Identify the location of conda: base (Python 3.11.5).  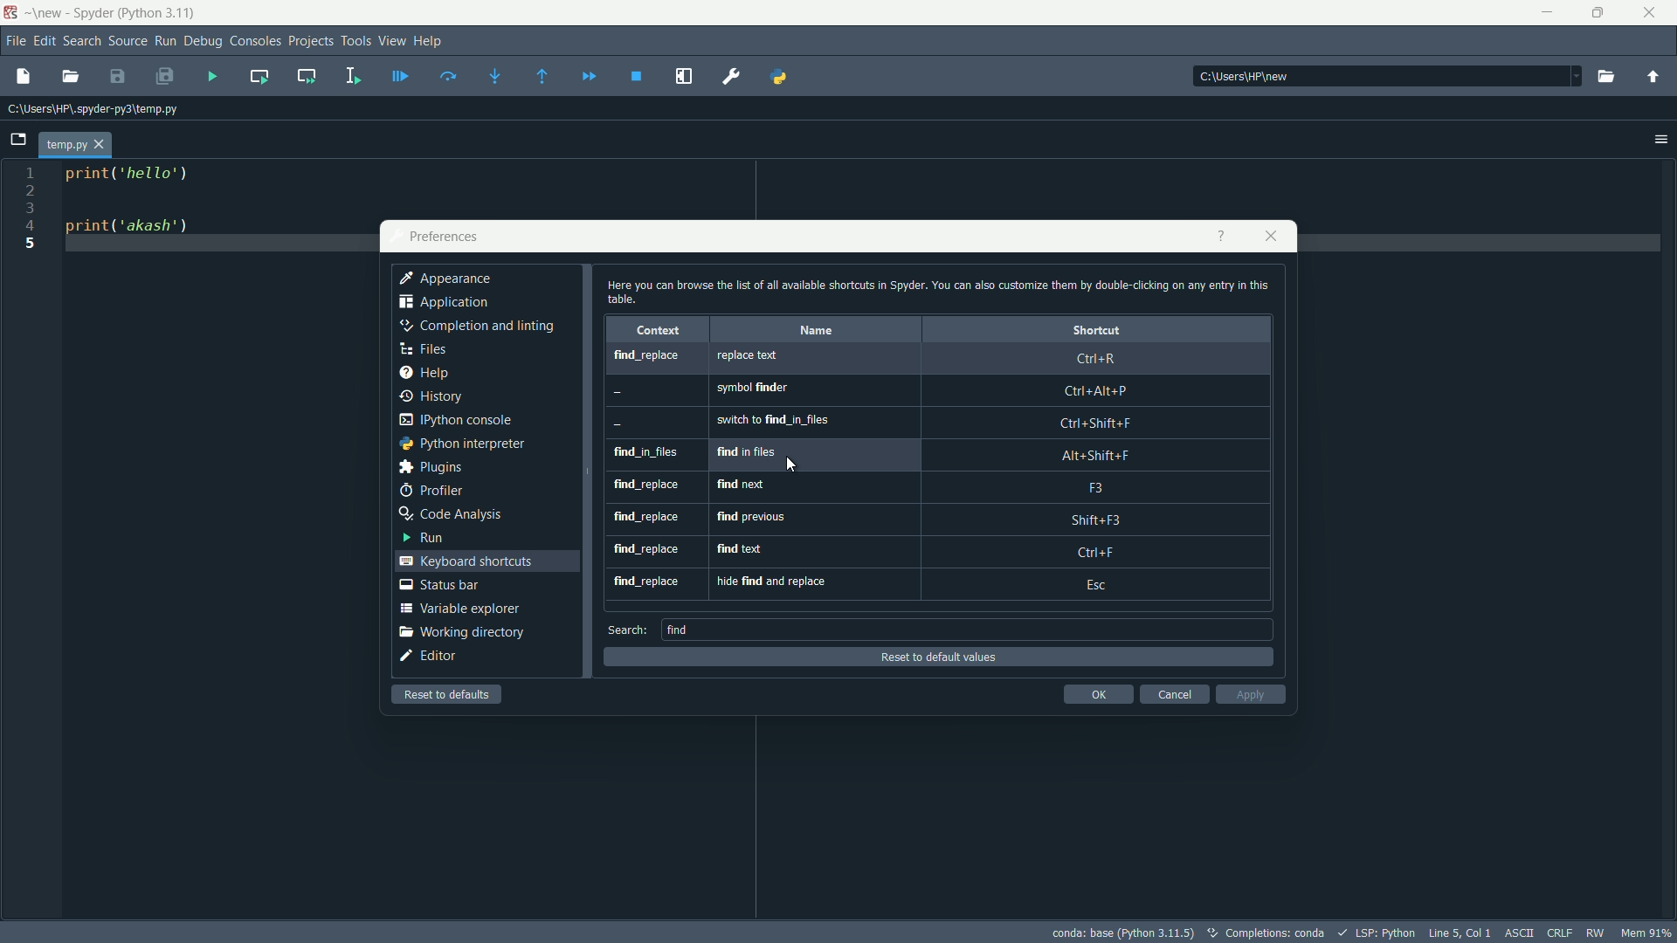
(1114, 935).